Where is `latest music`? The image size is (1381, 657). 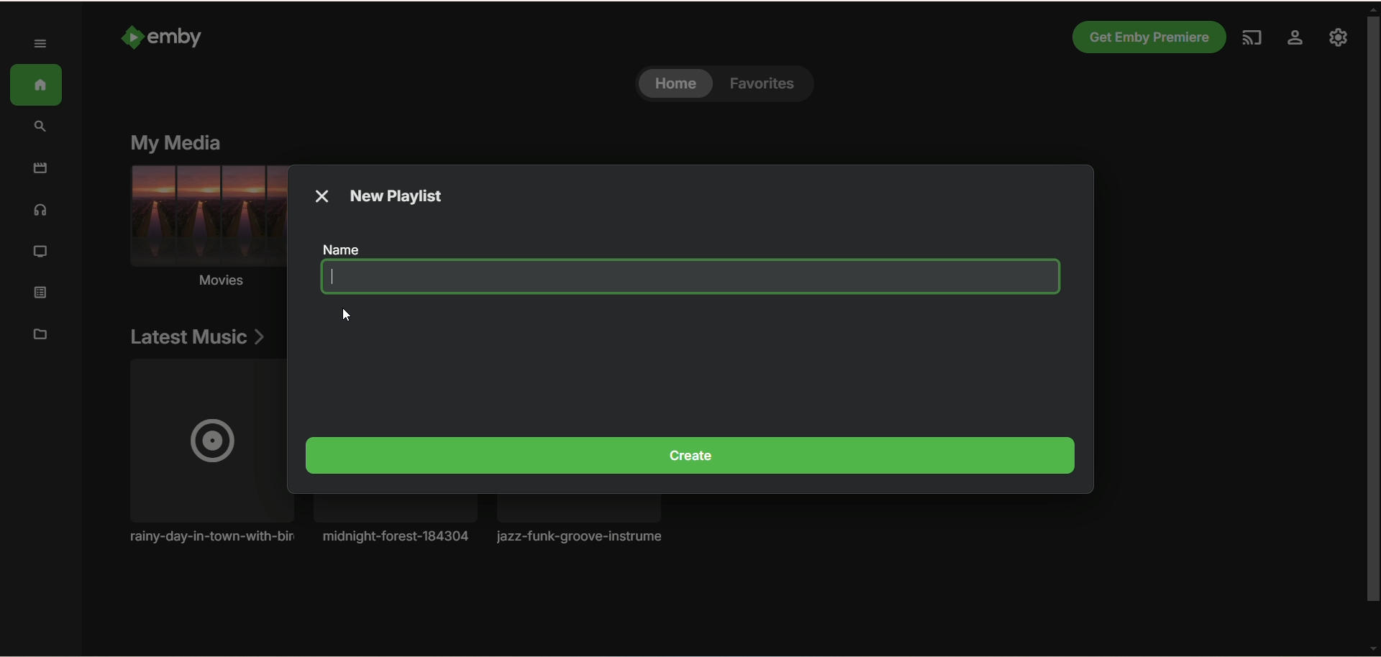 latest music is located at coordinates (197, 338).